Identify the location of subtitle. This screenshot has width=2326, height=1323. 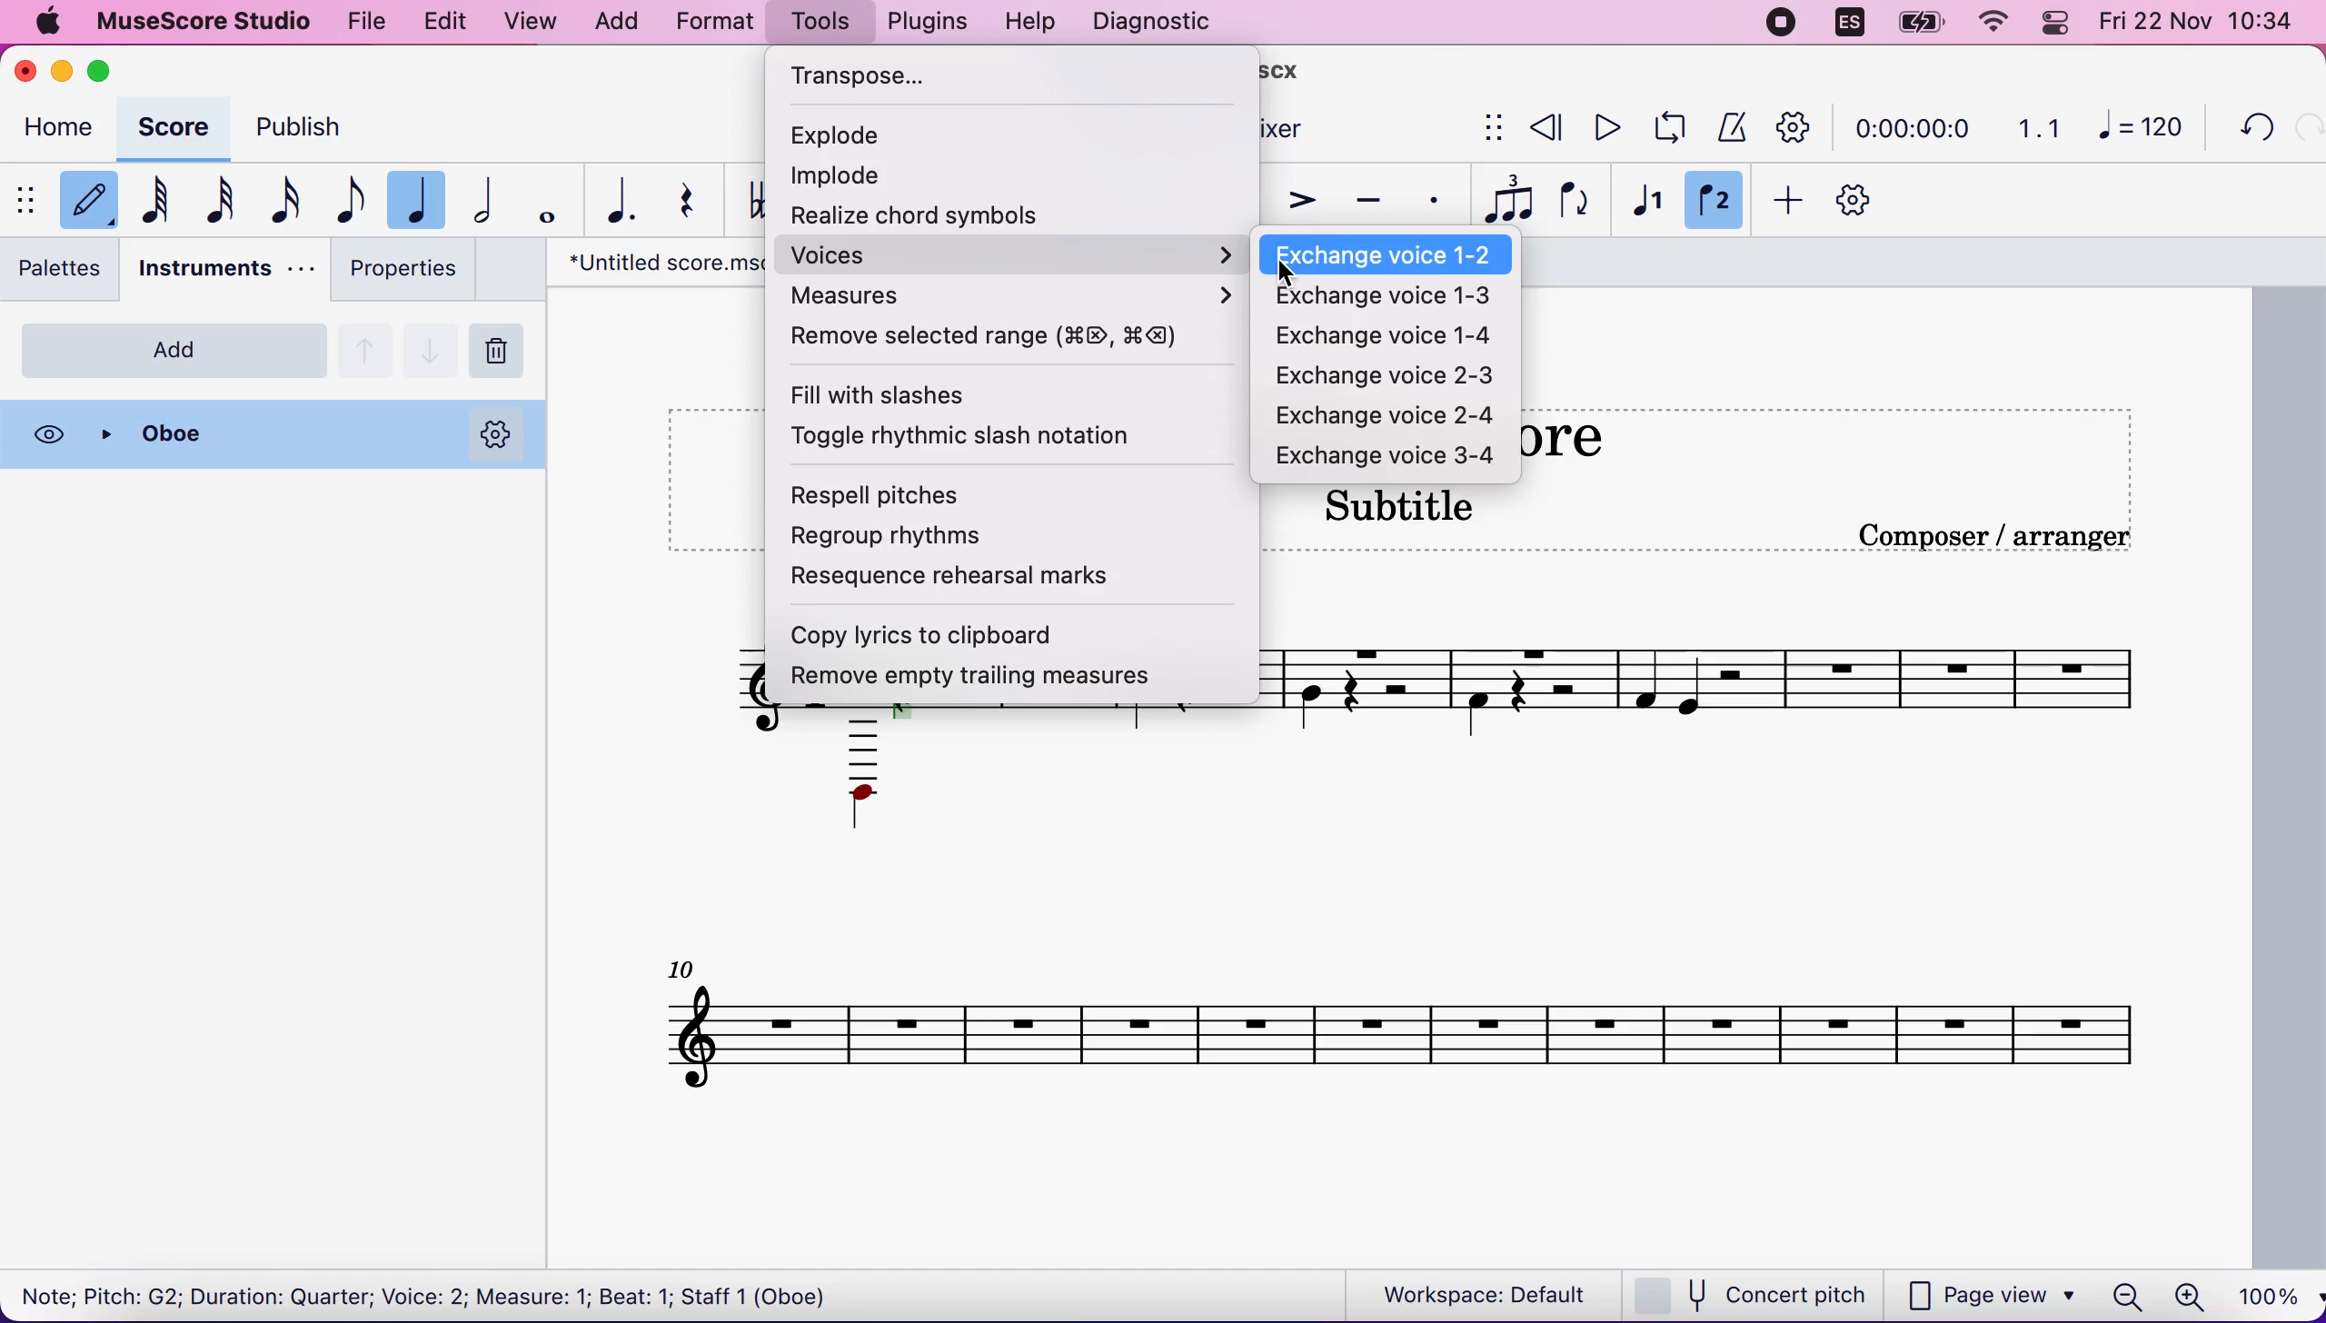
(1410, 510).